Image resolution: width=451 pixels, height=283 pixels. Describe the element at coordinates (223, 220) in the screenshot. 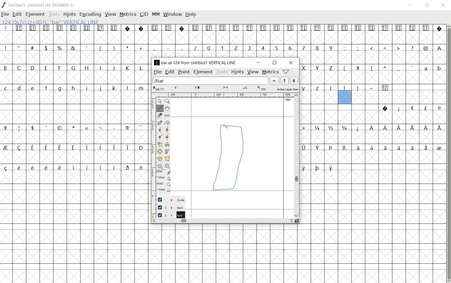

I see `scrollbar` at that location.